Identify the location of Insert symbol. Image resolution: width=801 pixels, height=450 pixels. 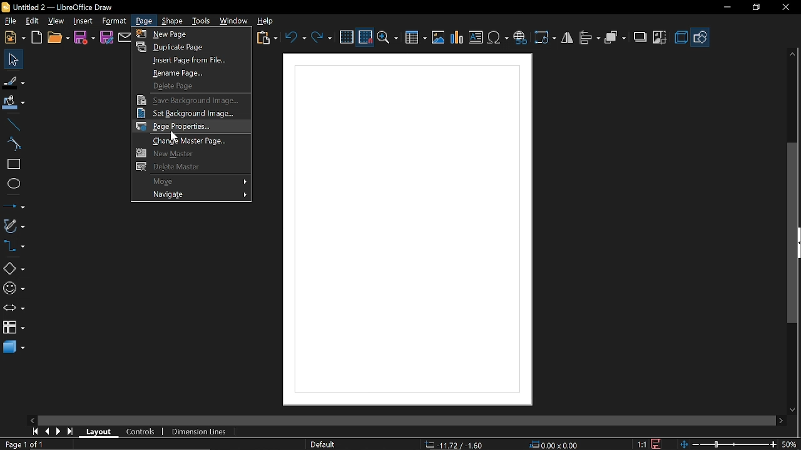
(498, 38).